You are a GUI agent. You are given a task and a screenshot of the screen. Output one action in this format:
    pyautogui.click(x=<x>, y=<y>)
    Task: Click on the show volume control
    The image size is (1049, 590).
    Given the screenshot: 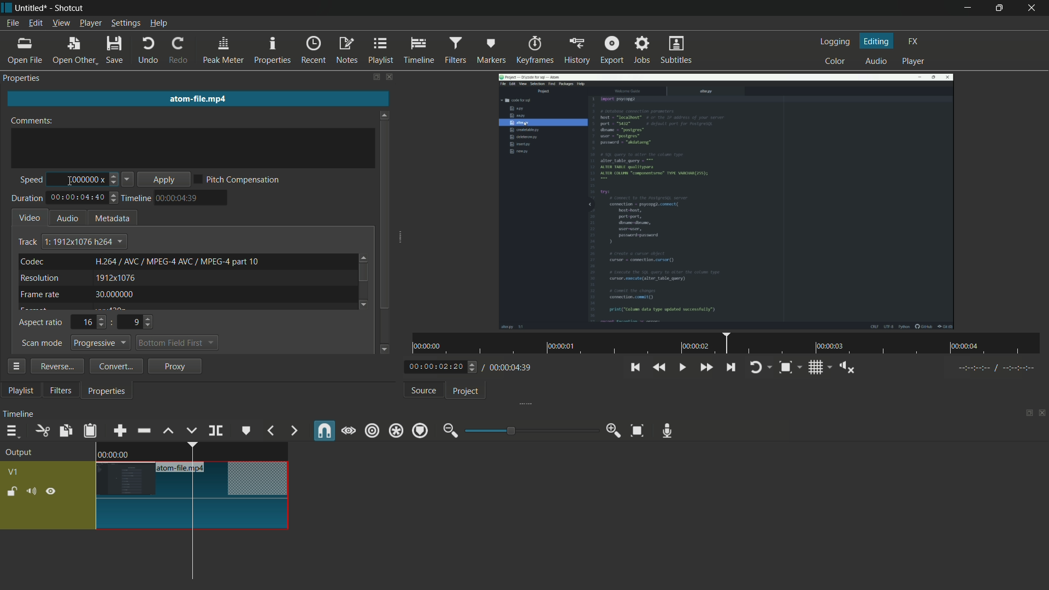 What is the action you would take?
    pyautogui.click(x=844, y=367)
    